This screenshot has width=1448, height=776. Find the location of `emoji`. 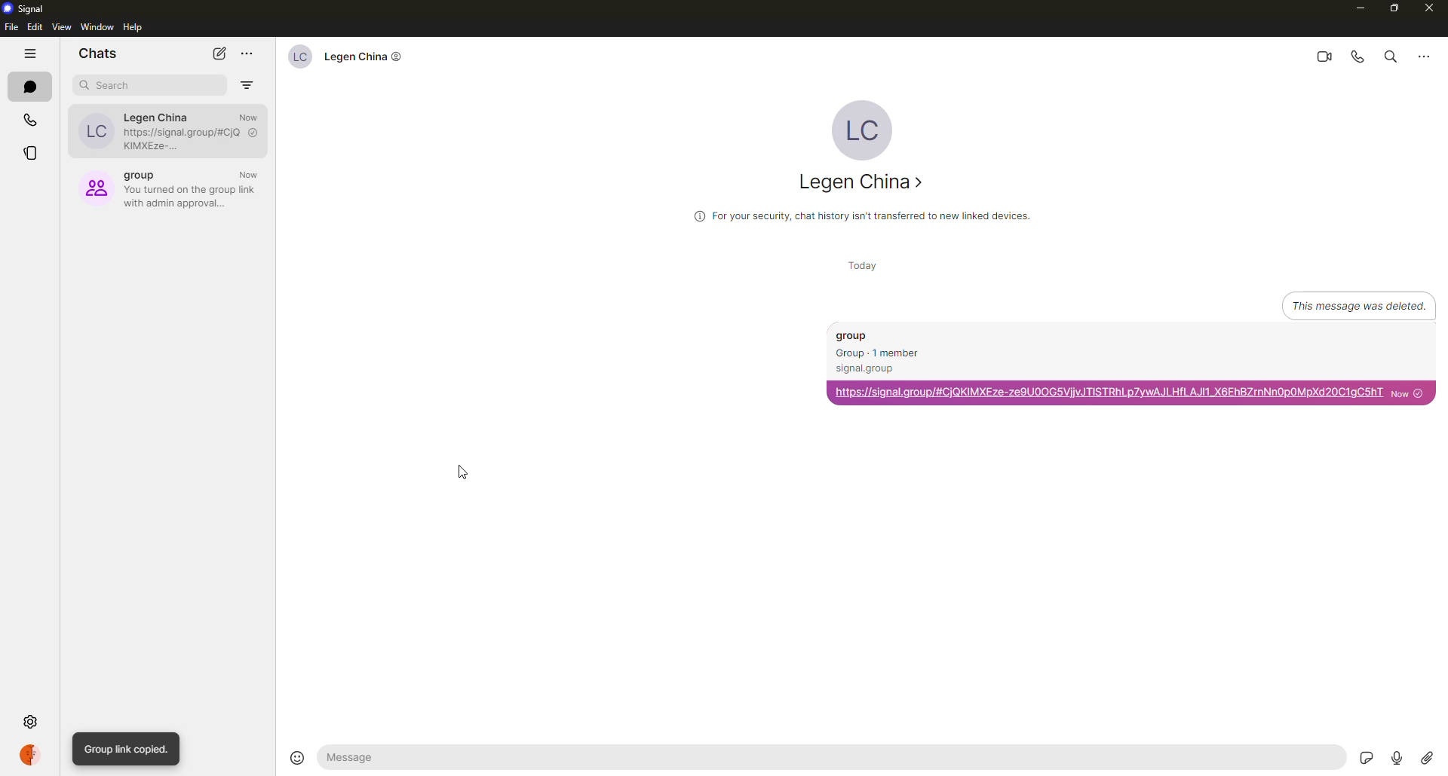

emoji is located at coordinates (296, 757).